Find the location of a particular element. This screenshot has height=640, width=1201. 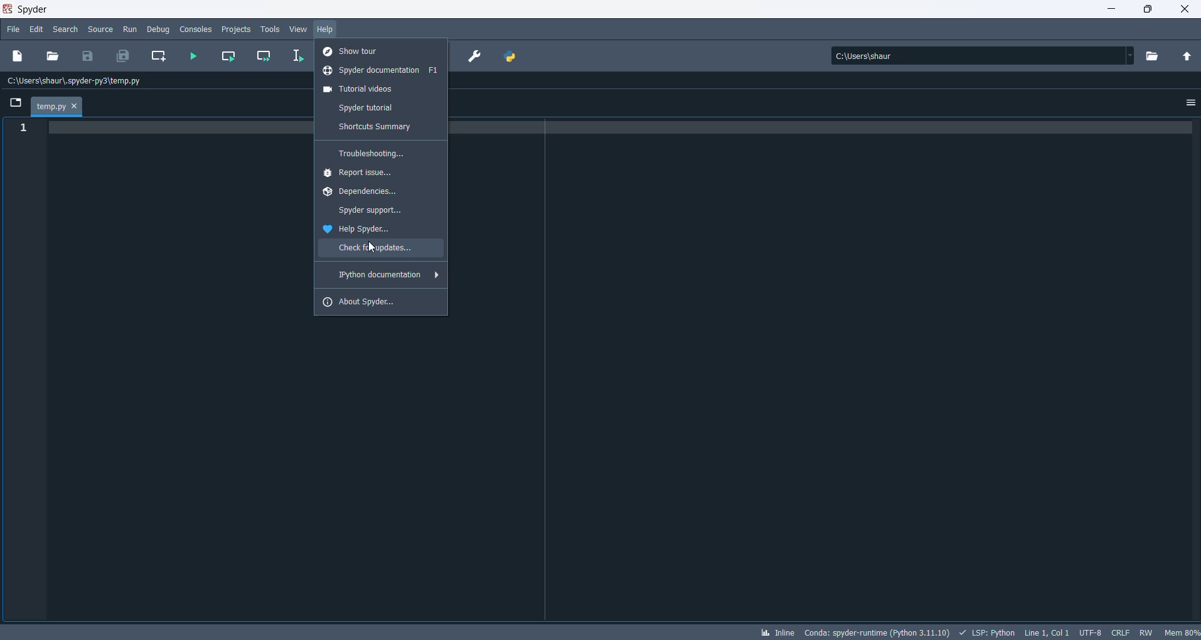

maximize is located at coordinates (1149, 10).